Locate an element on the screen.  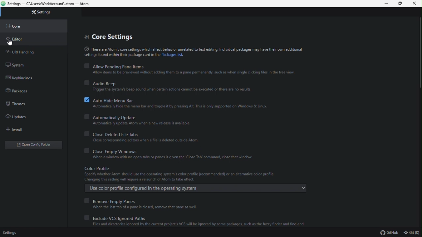
Auto hide menu bar is located at coordinates (177, 100).